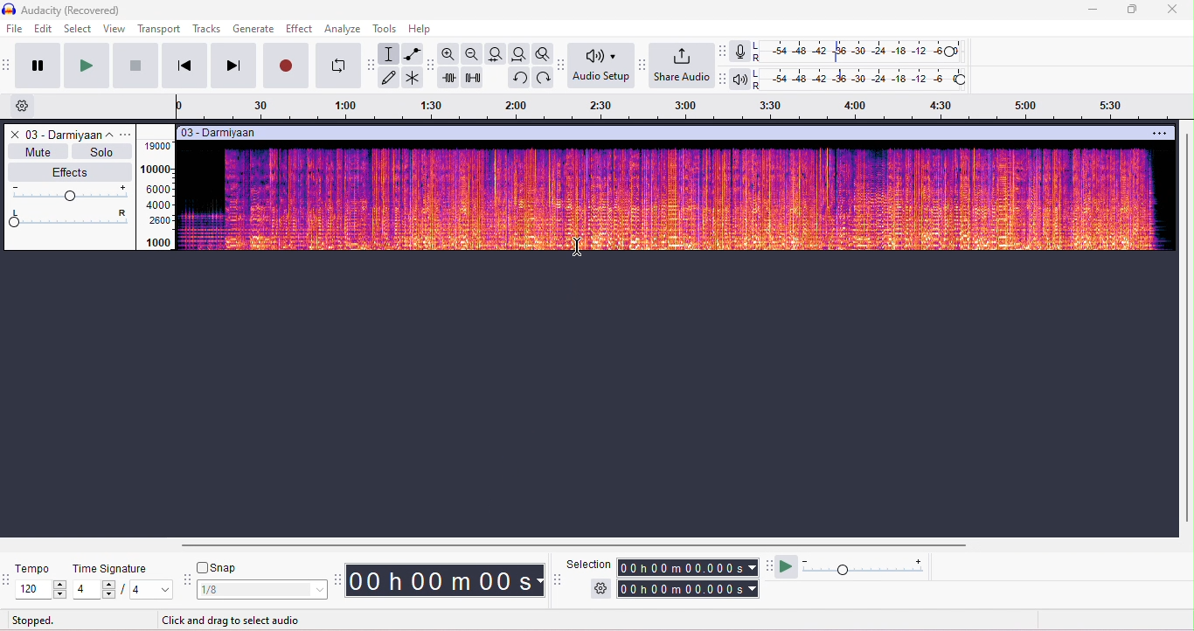 The width and height of the screenshot is (1194, 631). What do you see at coordinates (450, 54) in the screenshot?
I see `zoom in` at bounding box center [450, 54].